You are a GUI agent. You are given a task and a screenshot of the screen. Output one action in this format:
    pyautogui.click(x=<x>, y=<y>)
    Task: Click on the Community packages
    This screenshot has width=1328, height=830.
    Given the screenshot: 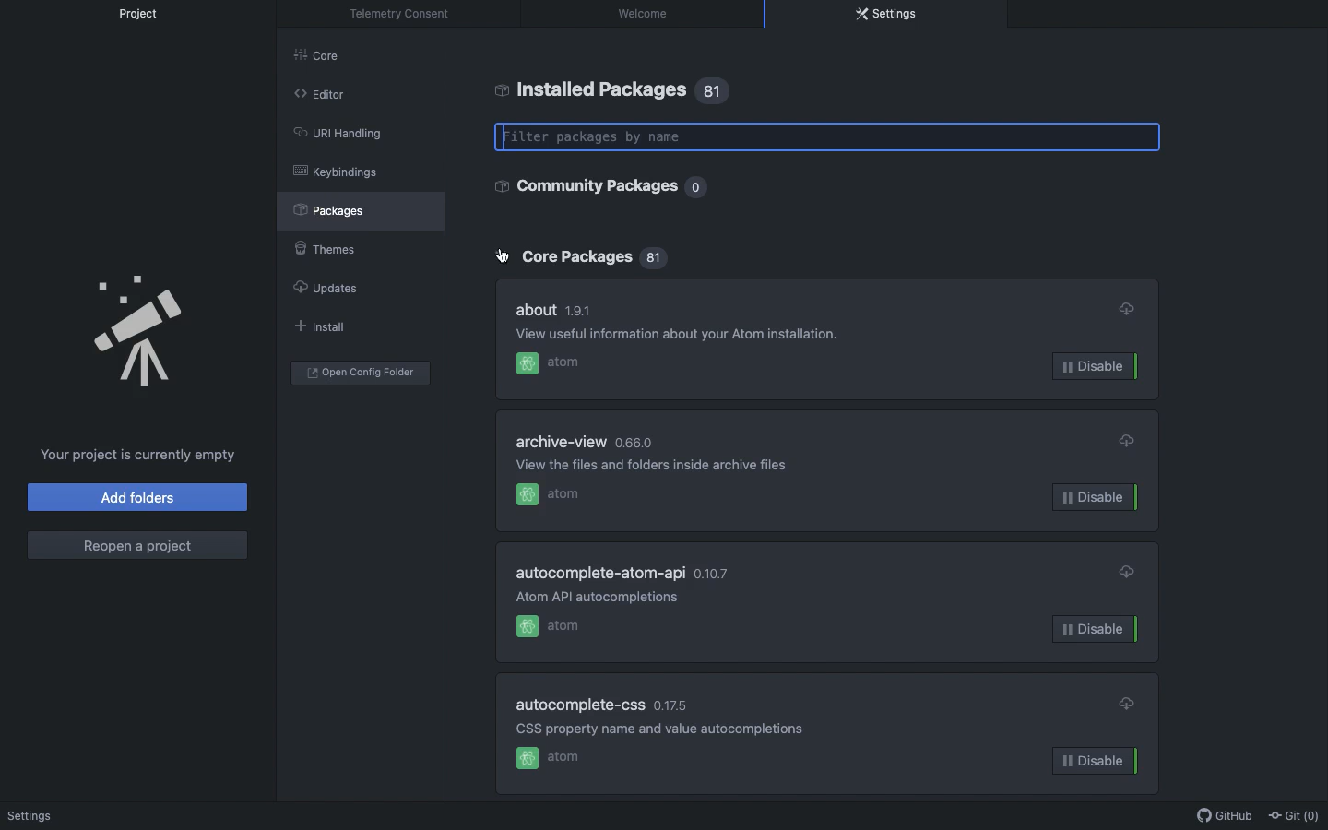 What is the action you would take?
    pyautogui.click(x=583, y=185)
    